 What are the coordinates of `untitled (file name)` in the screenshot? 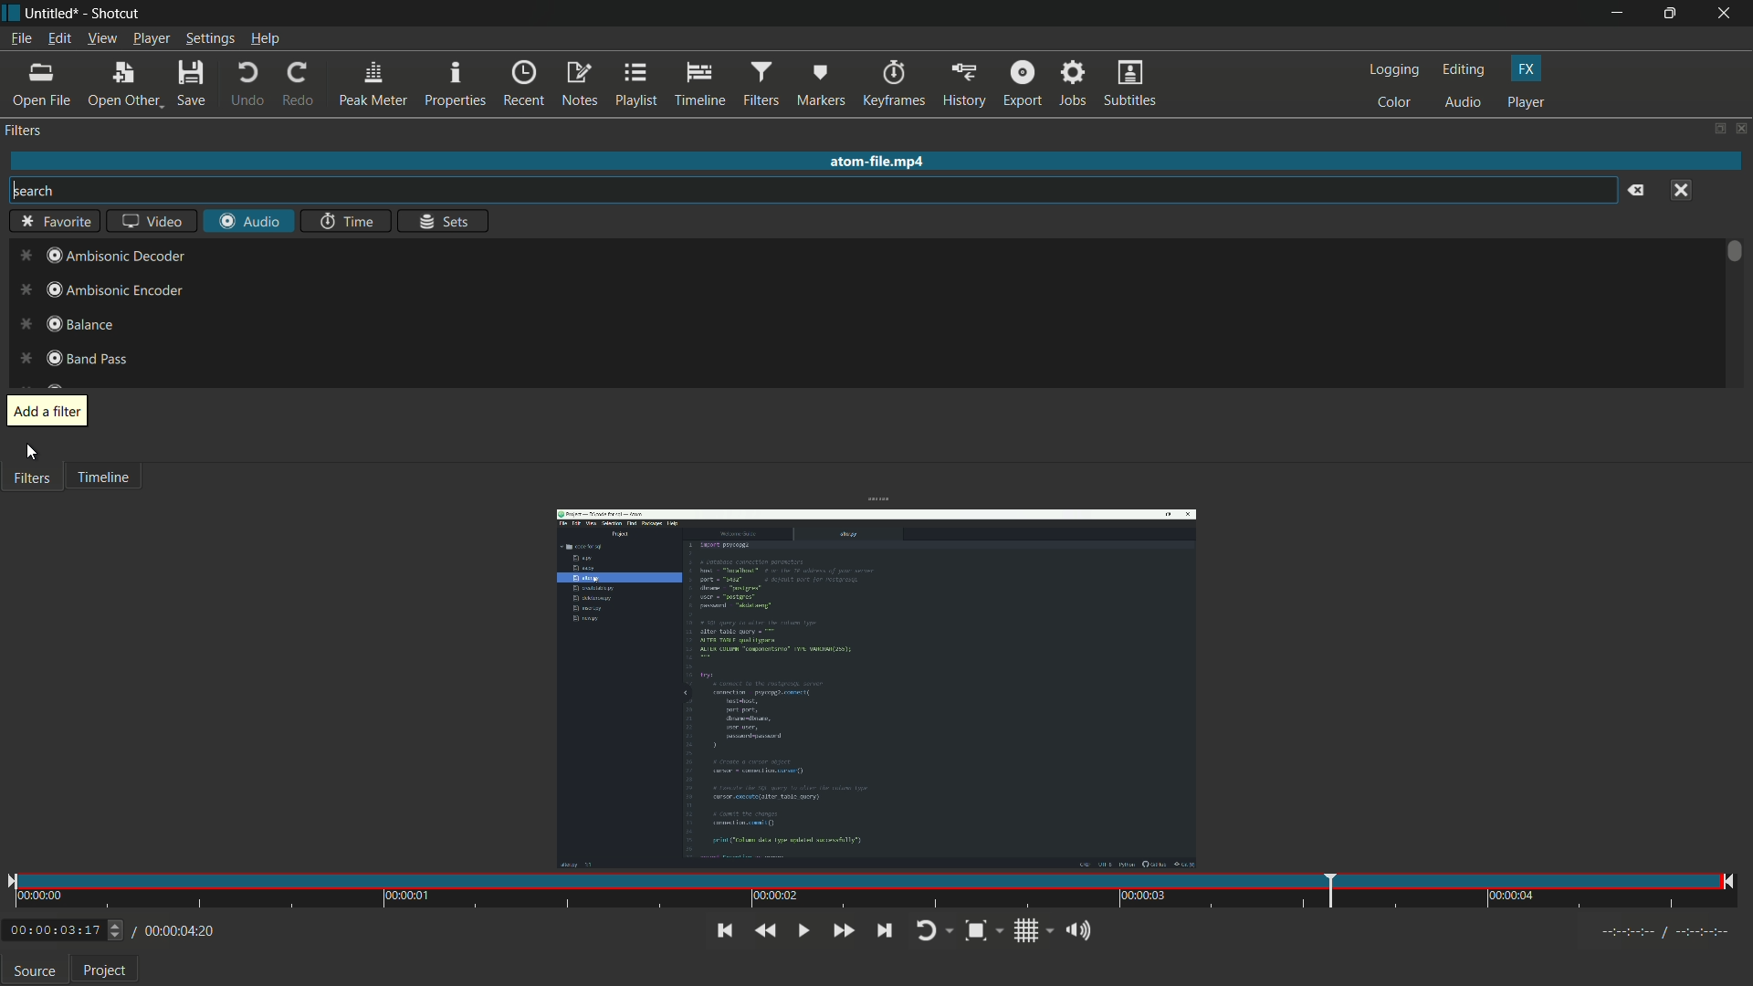 It's located at (52, 14).